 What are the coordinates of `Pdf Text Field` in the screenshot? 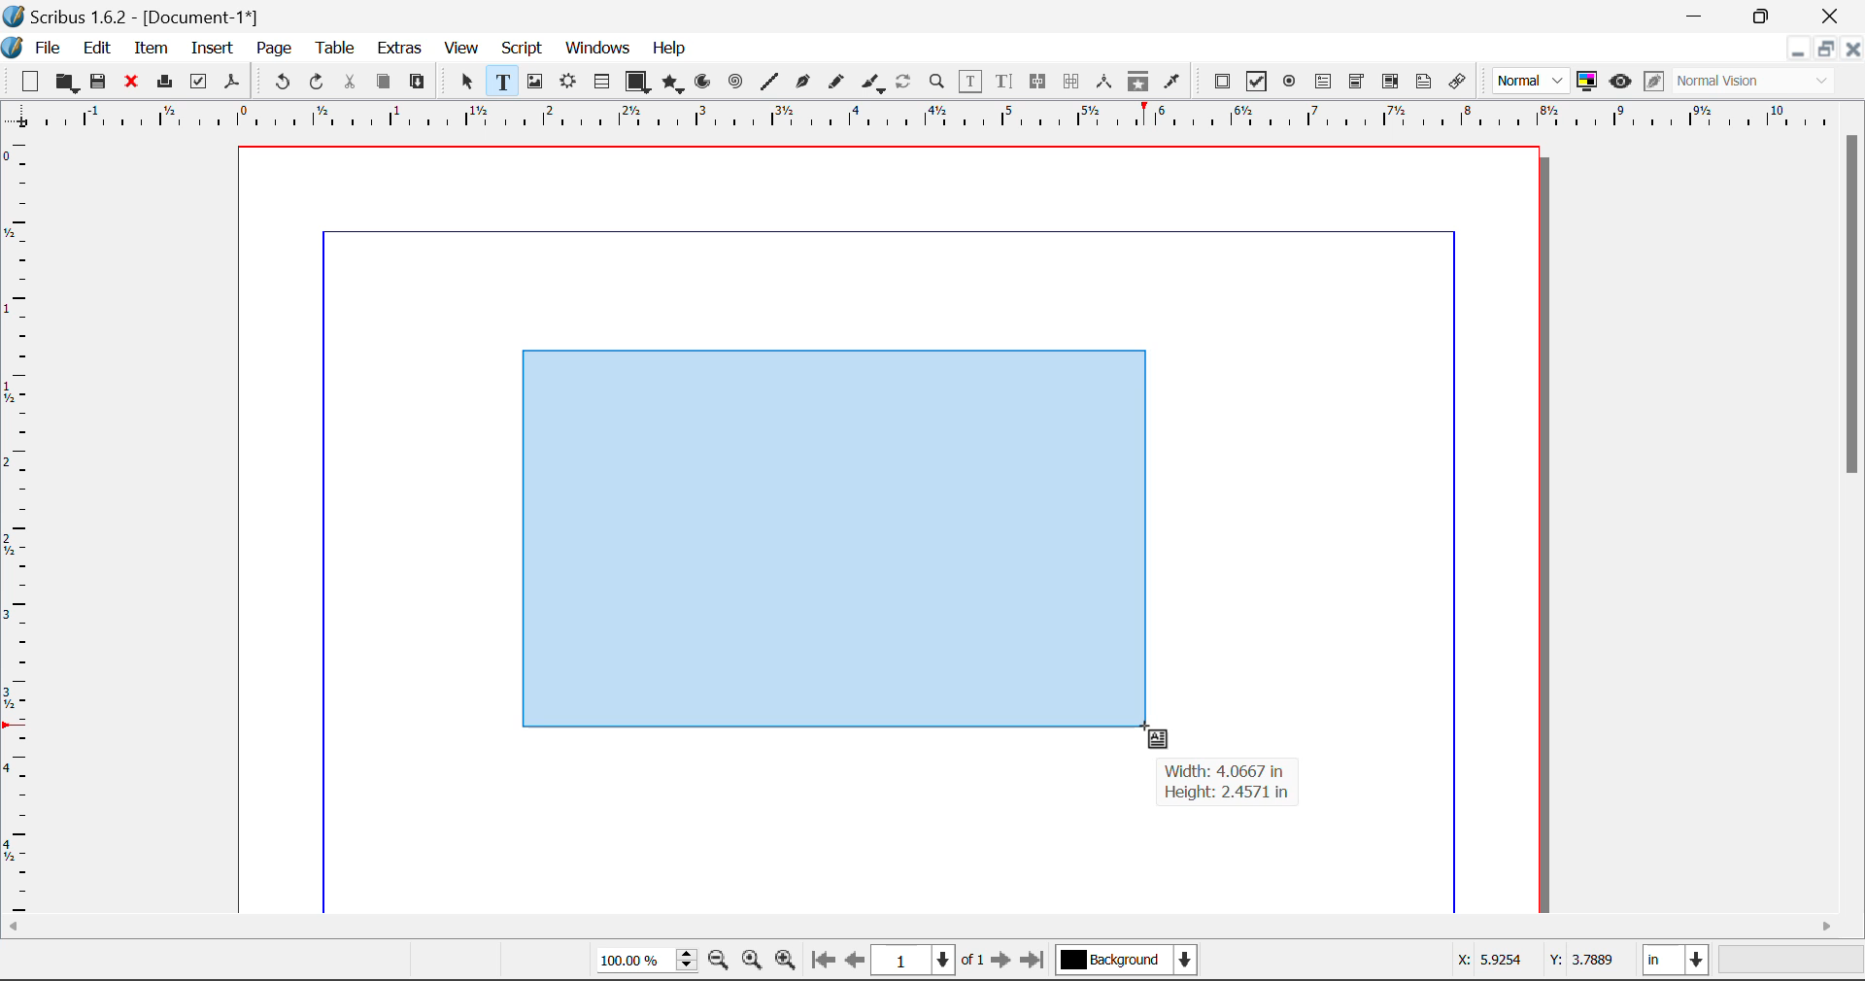 It's located at (1324, 80).